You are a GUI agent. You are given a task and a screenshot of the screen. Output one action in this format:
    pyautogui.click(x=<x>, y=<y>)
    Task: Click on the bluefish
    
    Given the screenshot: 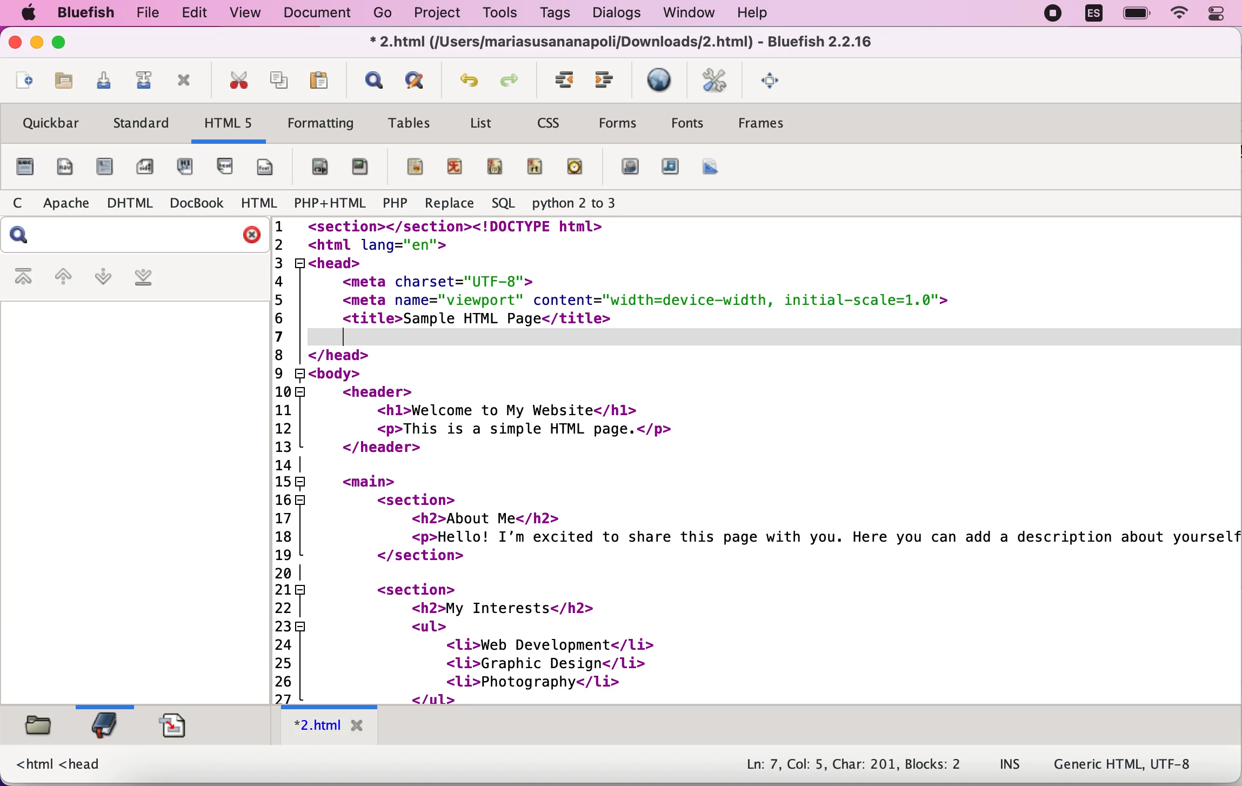 What is the action you would take?
    pyautogui.click(x=87, y=14)
    